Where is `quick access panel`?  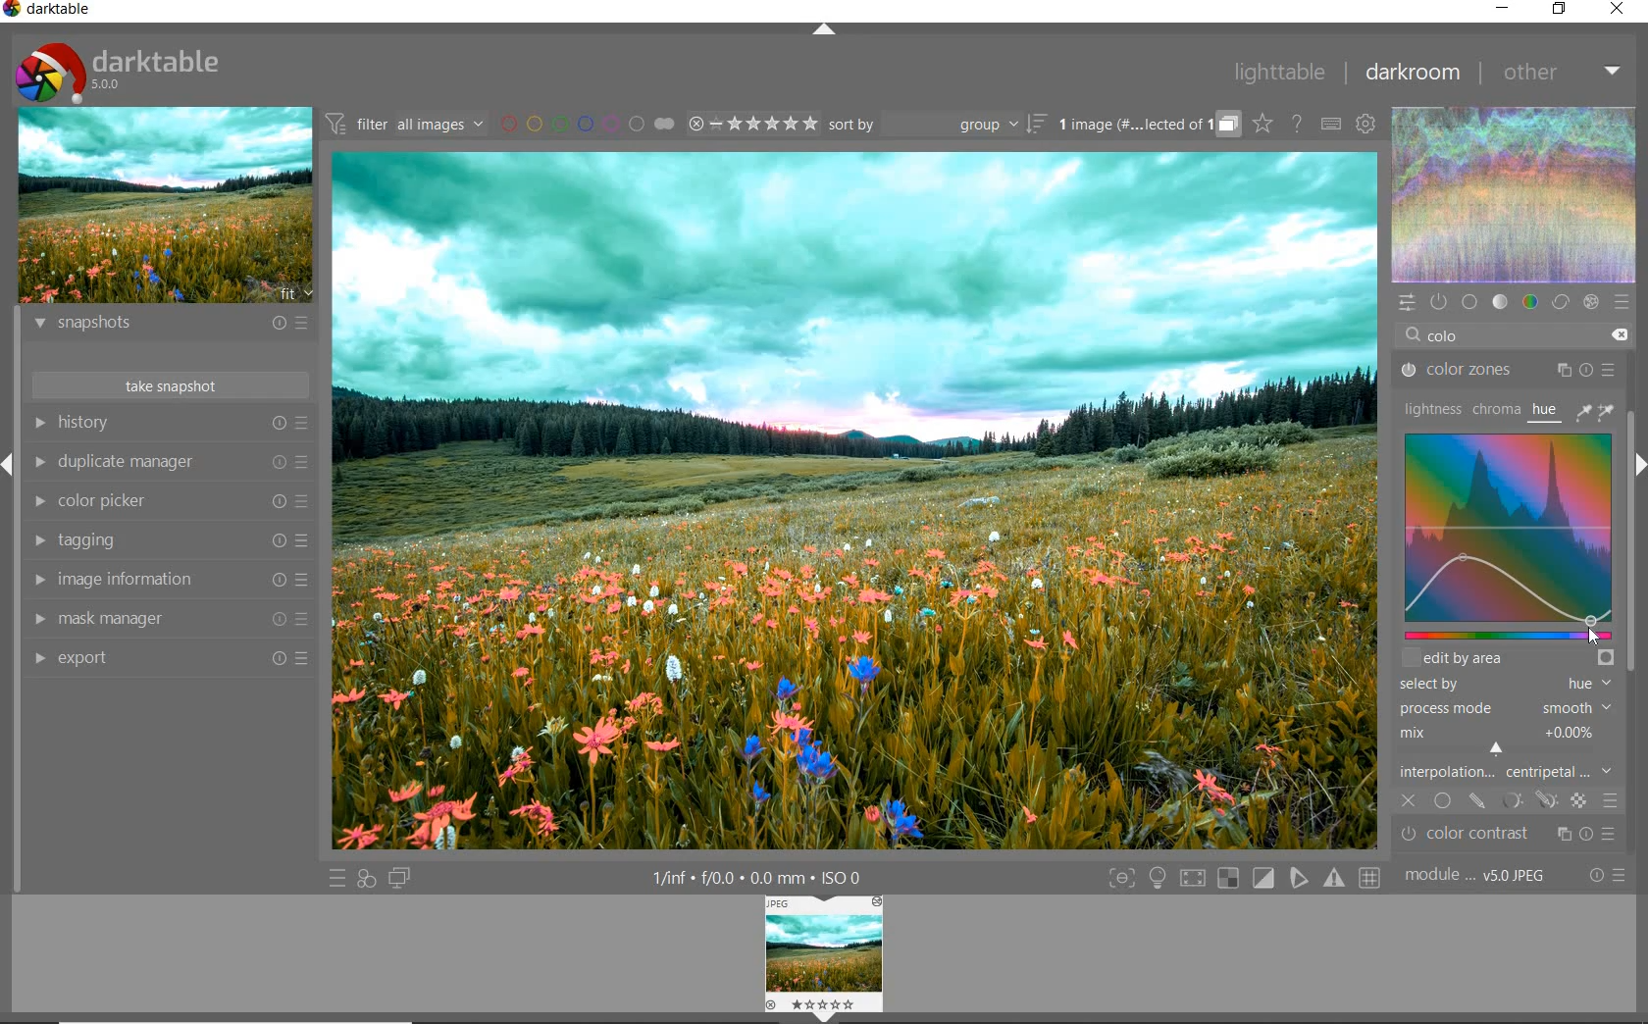
quick access panel is located at coordinates (1409, 303).